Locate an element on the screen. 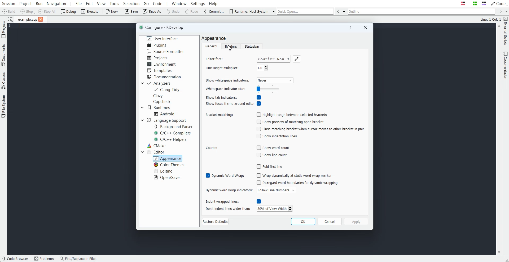  Drop down box is located at coordinates (142, 152).